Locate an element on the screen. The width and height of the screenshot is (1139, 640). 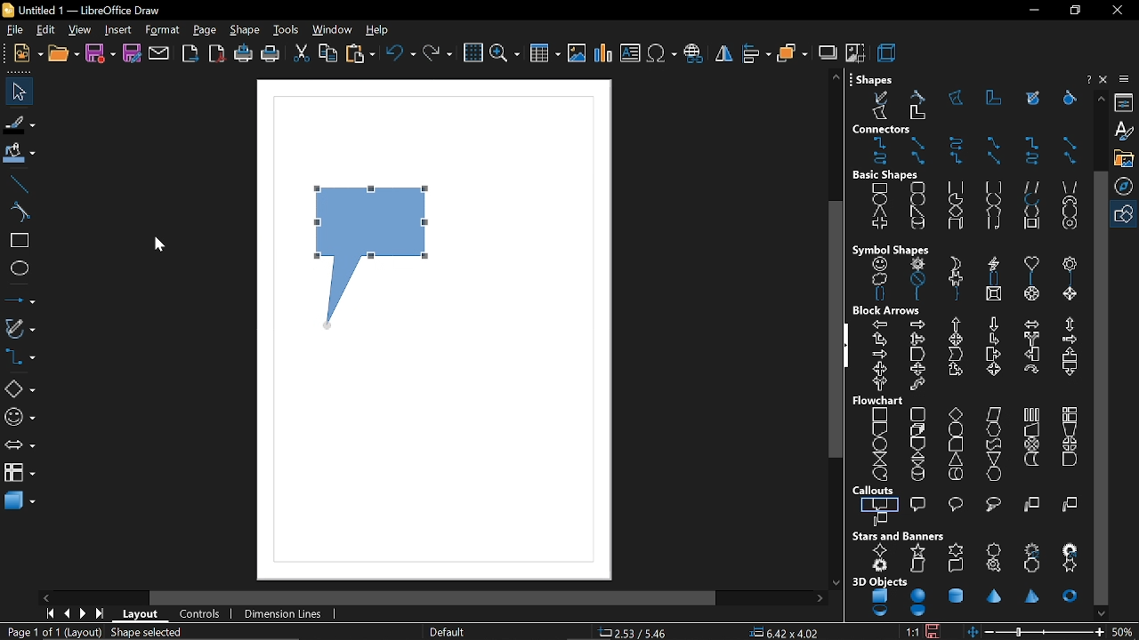
window is located at coordinates (333, 30).